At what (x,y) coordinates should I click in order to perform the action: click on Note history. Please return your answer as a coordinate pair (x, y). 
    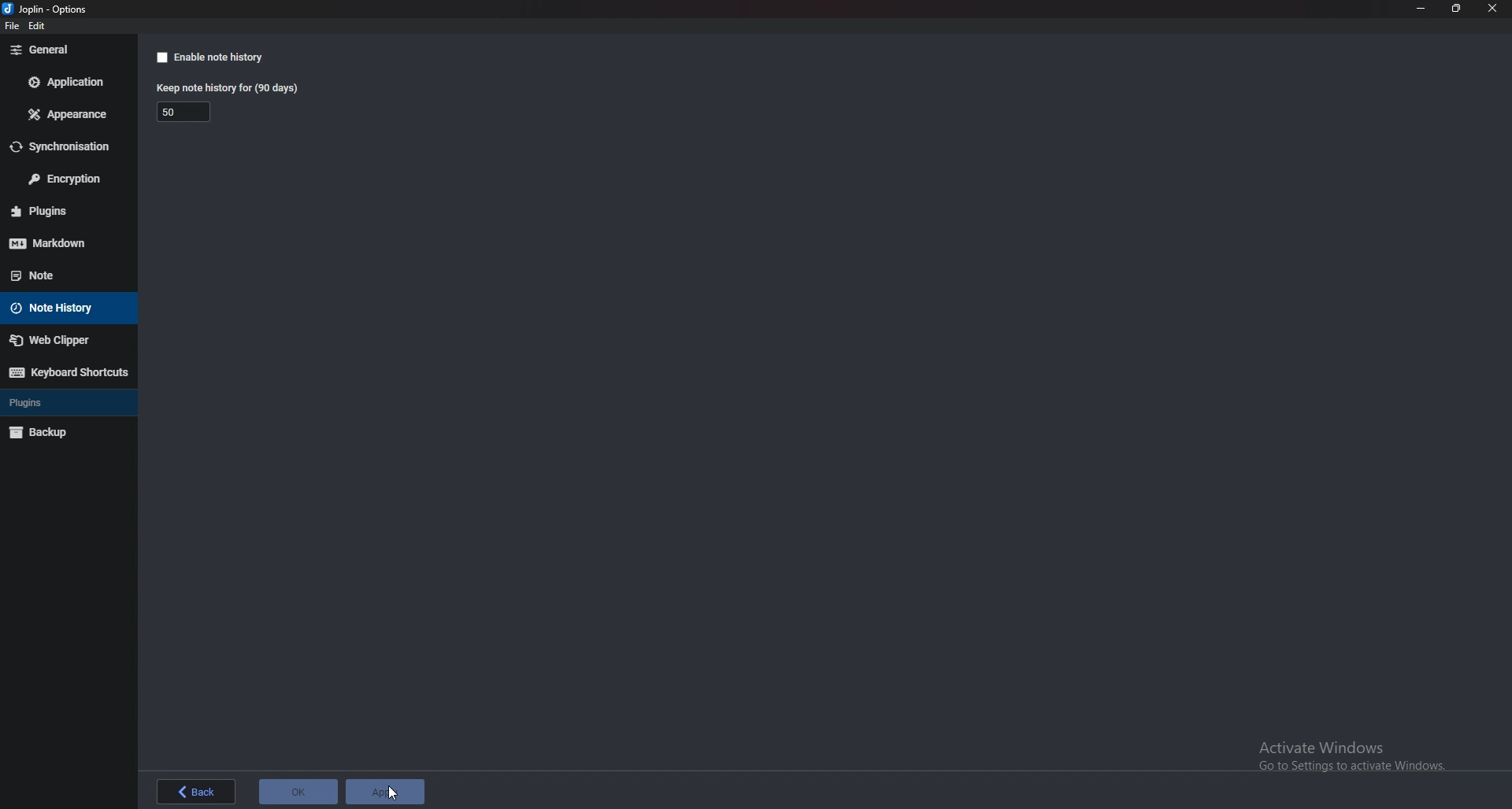
    Looking at the image, I should click on (61, 308).